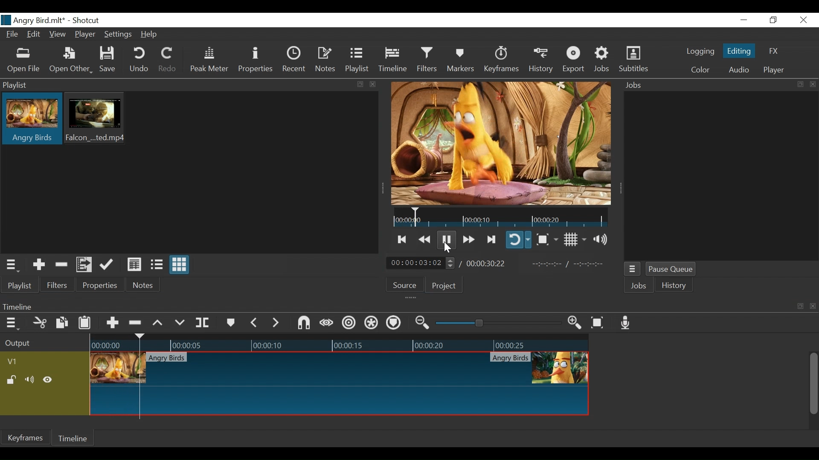 Image resolution: width=819 pixels, height=460 pixels. What do you see at coordinates (634, 60) in the screenshot?
I see `Subtitles` at bounding box center [634, 60].